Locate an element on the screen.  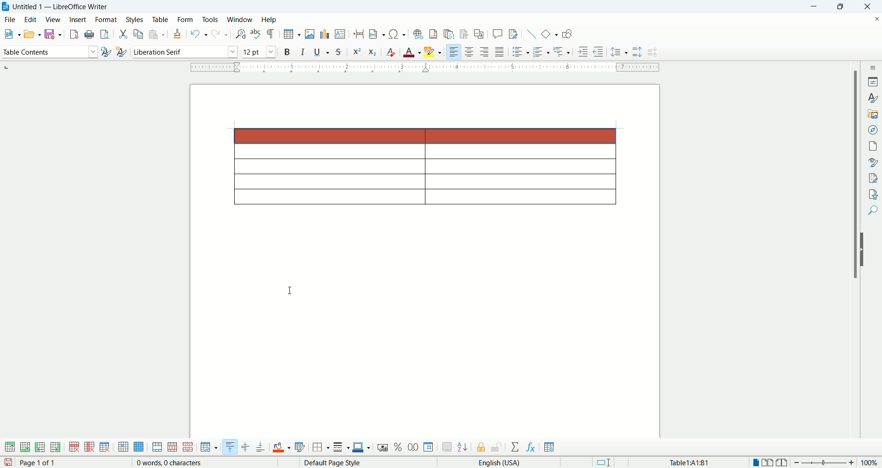
open is located at coordinates (32, 33).